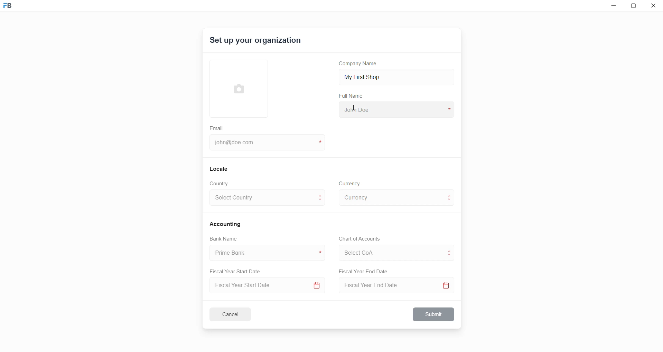  What do you see at coordinates (235, 314) in the screenshot?
I see `Cancel ` at bounding box center [235, 314].